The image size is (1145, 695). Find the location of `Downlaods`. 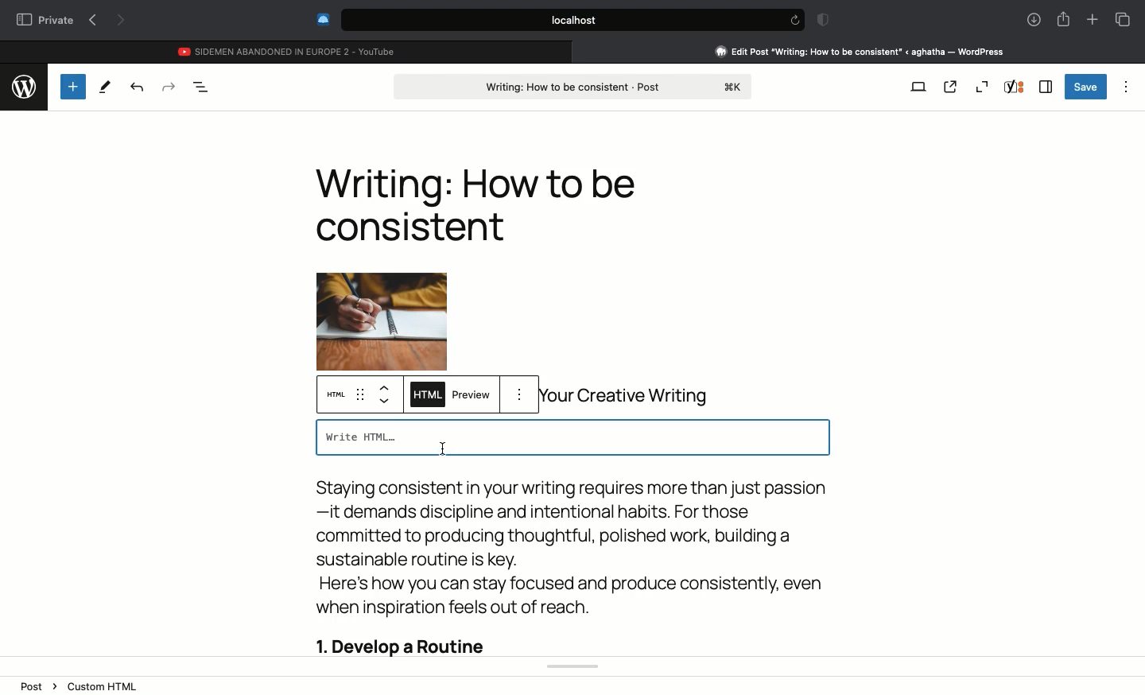

Downlaods is located at coordinates (1031, 21).